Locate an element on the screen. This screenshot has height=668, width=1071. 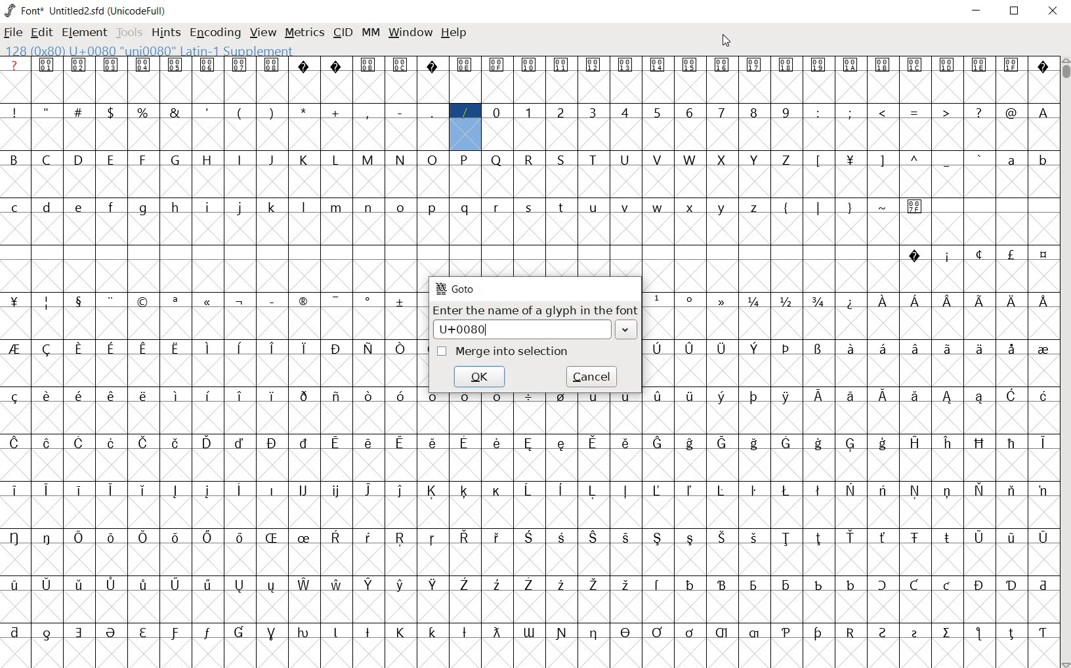
glyph is located at coordinates (818, 349).